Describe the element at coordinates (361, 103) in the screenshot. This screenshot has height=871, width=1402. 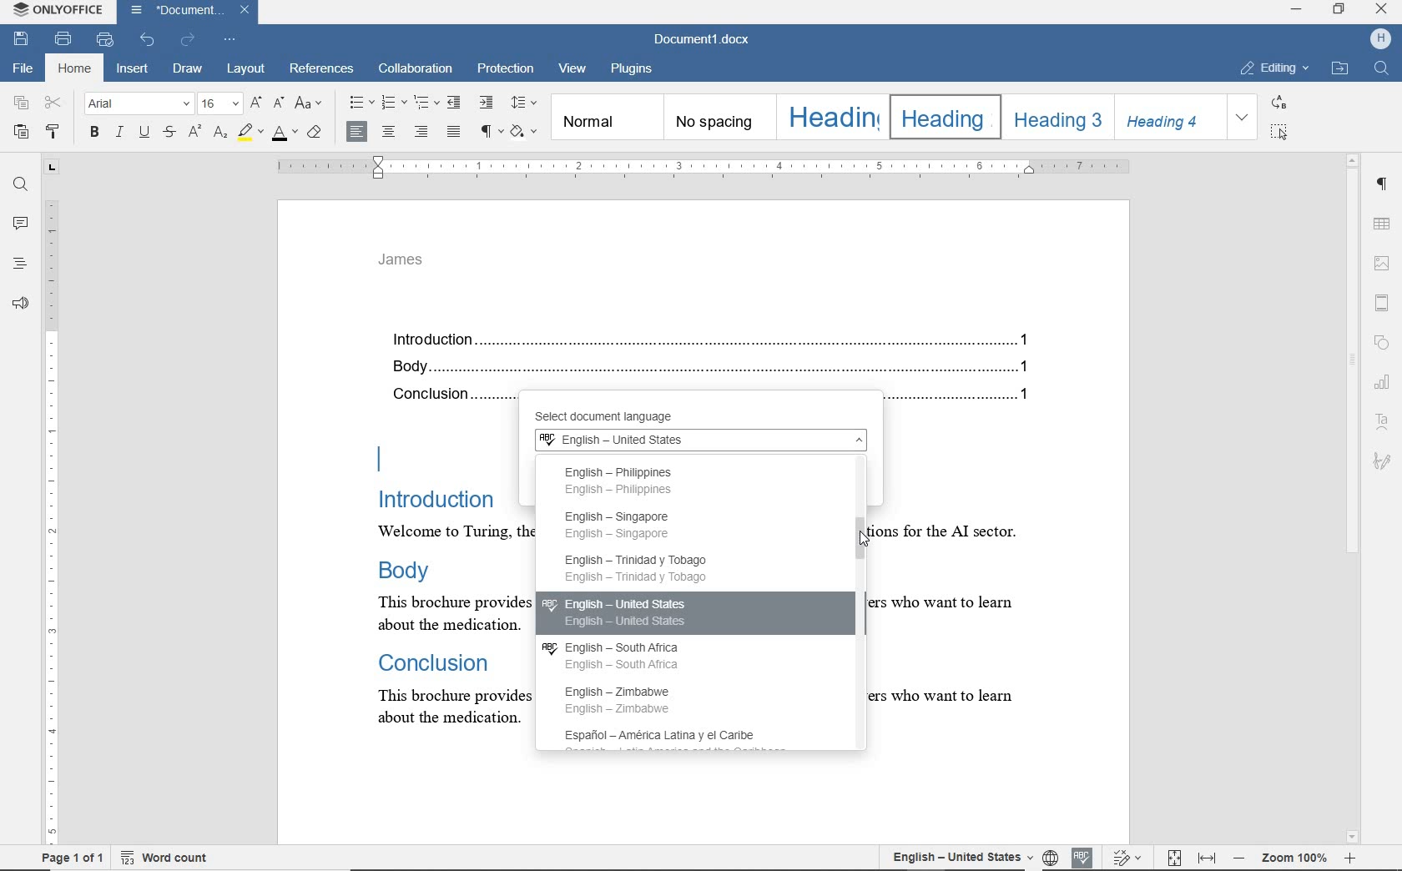
I see `bullets` at that location.